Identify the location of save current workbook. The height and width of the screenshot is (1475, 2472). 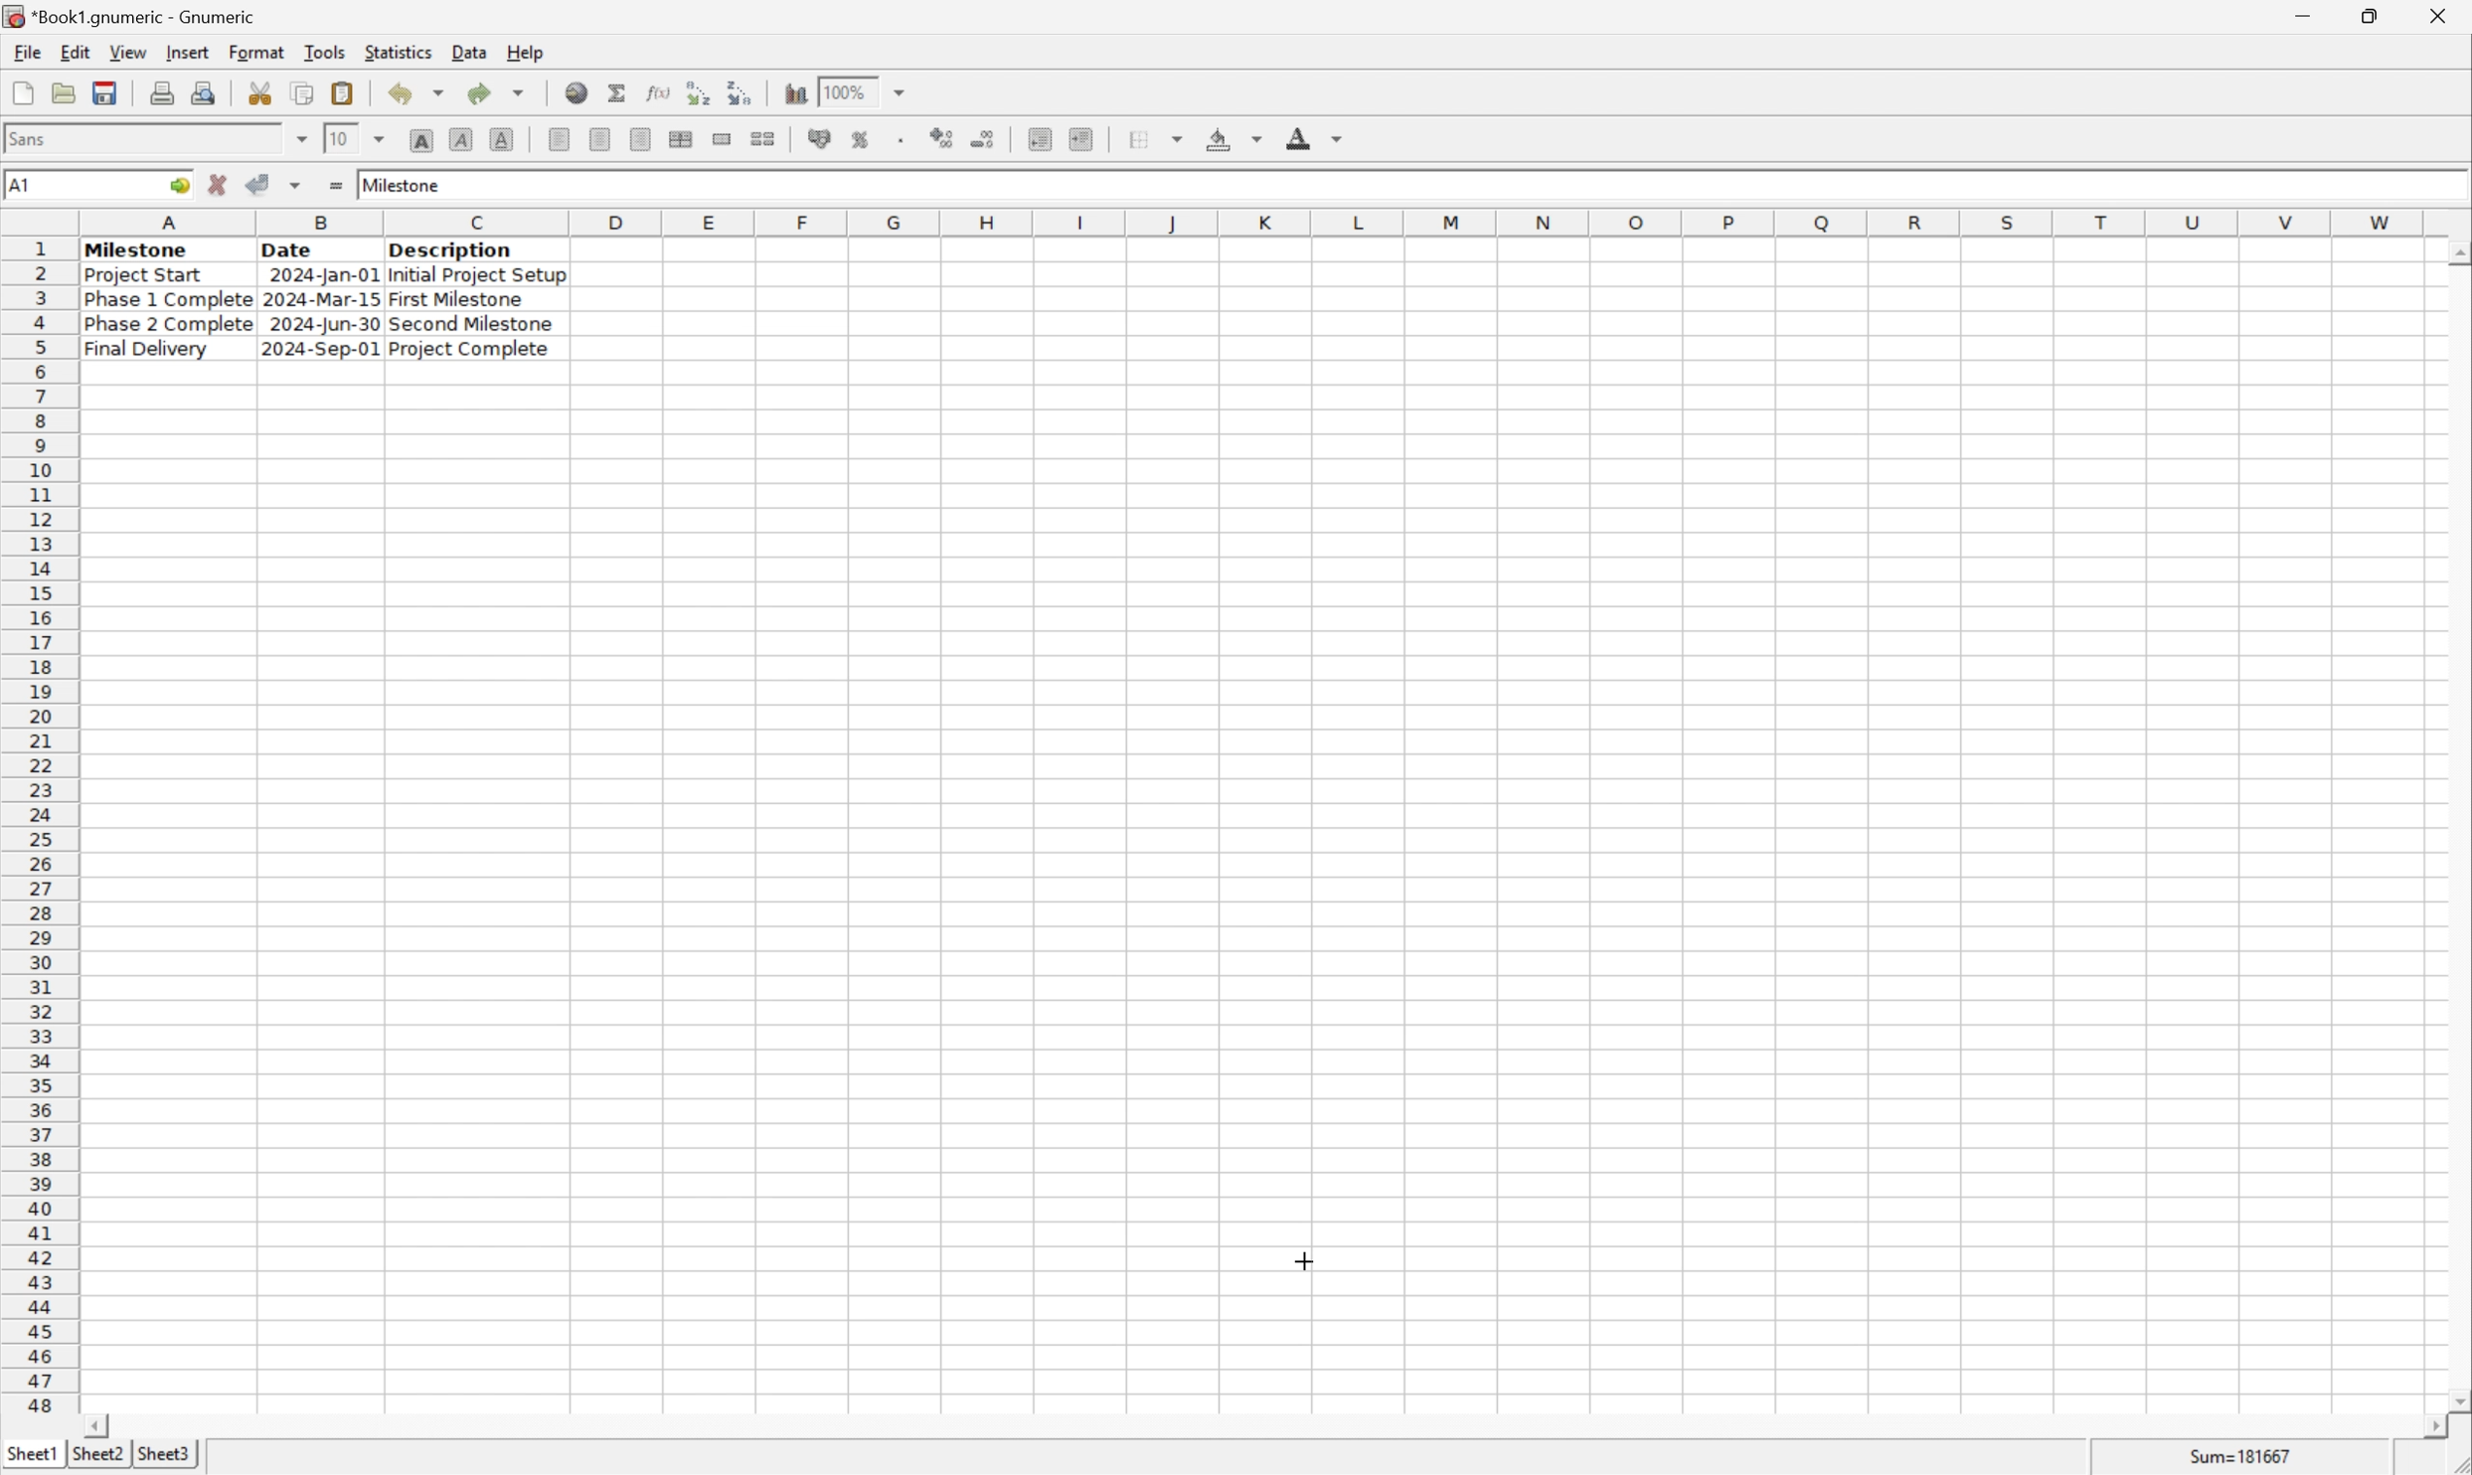
(105, 94).